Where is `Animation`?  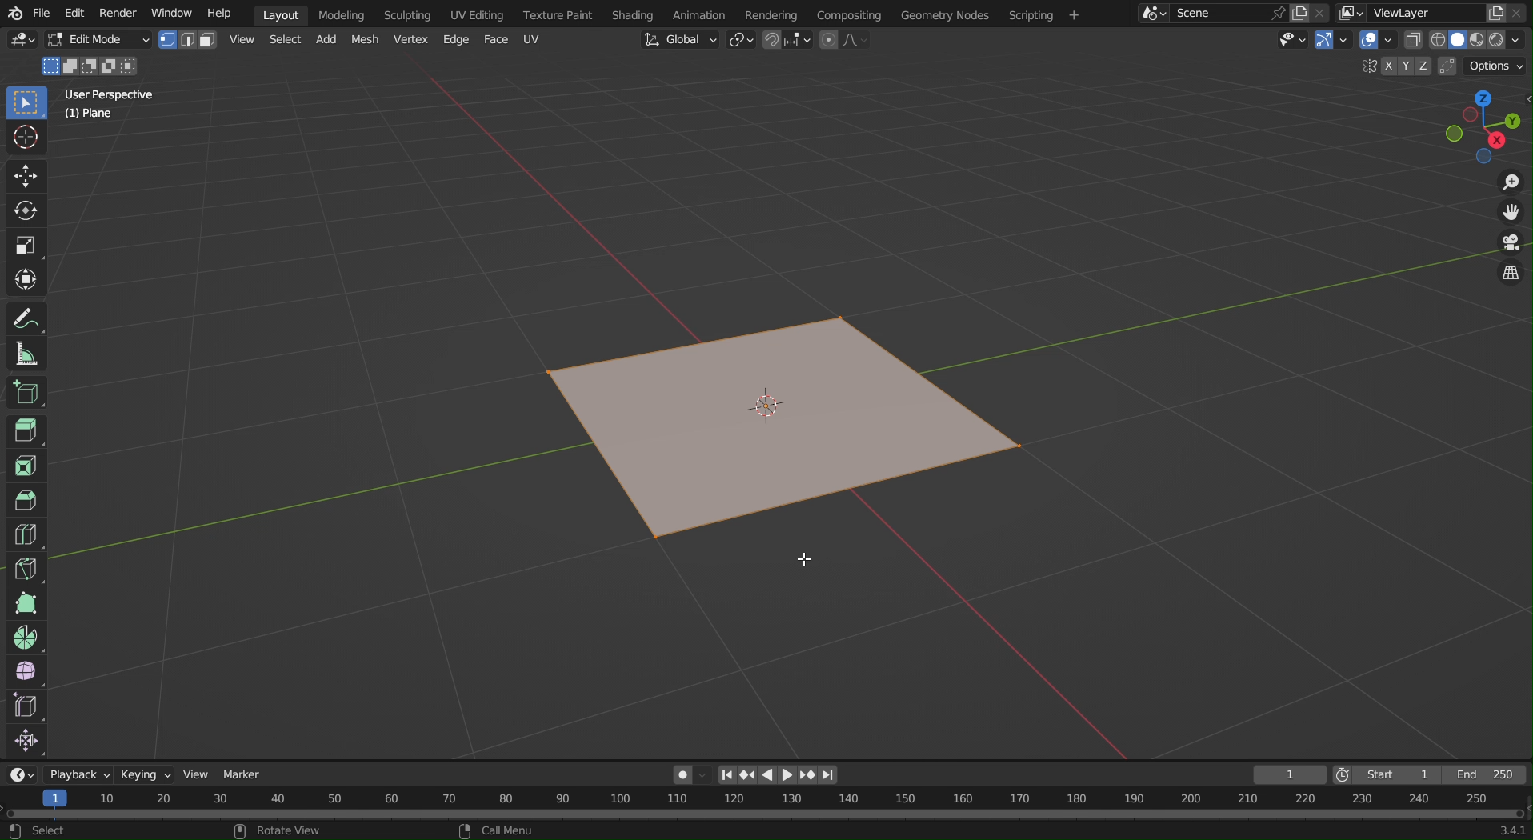
Animation is located at coordinates (700, 14).